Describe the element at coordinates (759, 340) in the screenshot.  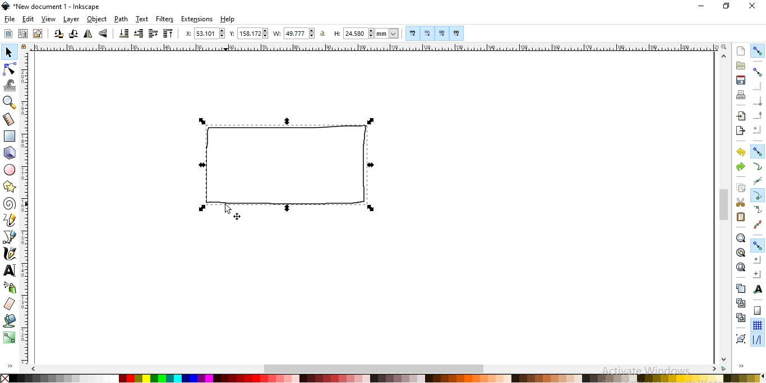
I see `snap guide` at that location.